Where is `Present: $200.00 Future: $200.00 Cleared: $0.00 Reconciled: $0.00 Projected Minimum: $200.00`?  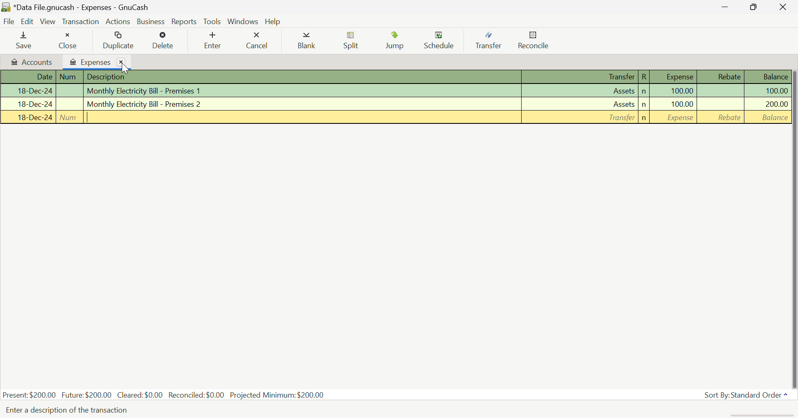 Present: $200.00 Future: $200.00 Cleared: $0.00 Reconciled: $0.00 Projected Minimum: $200.00 is located at coordinates (165, 394).